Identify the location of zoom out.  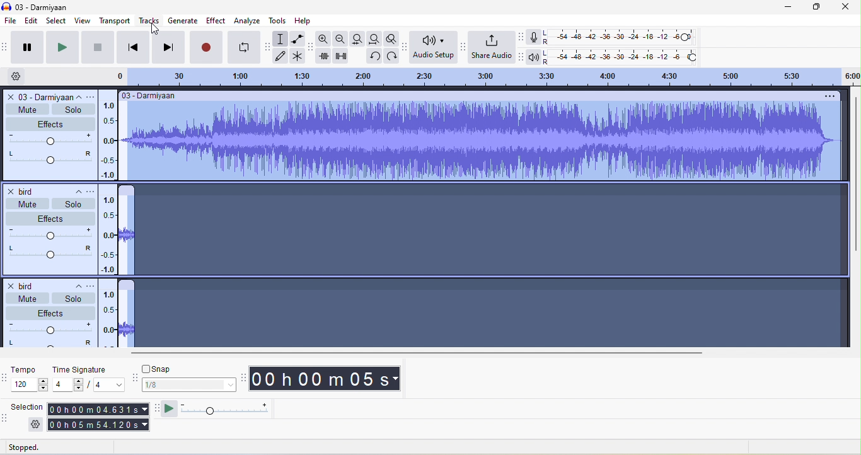
(342, 39).